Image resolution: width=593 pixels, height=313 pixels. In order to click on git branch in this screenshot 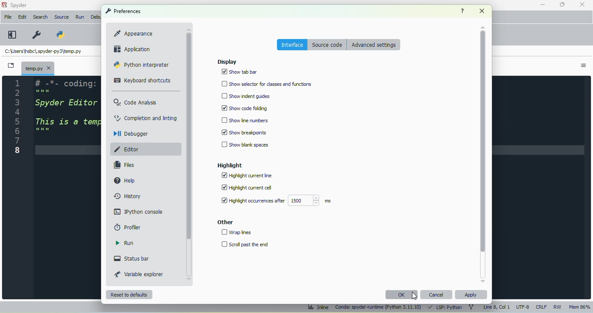, I will do `click(473, 307)`.